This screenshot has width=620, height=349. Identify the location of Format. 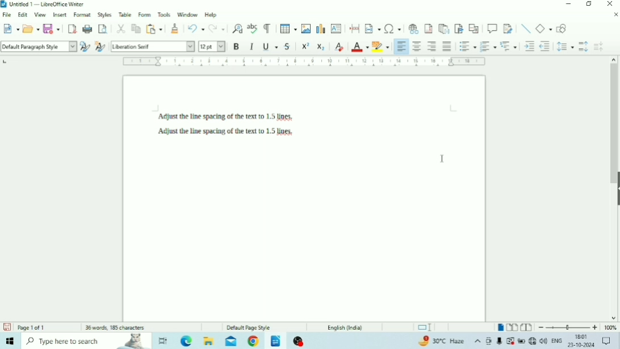
(82, 14).